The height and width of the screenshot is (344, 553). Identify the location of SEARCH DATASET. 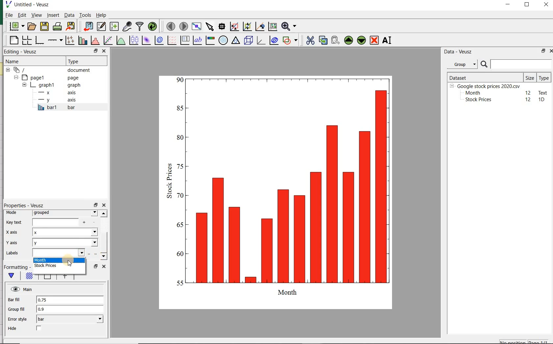
(516, 64).